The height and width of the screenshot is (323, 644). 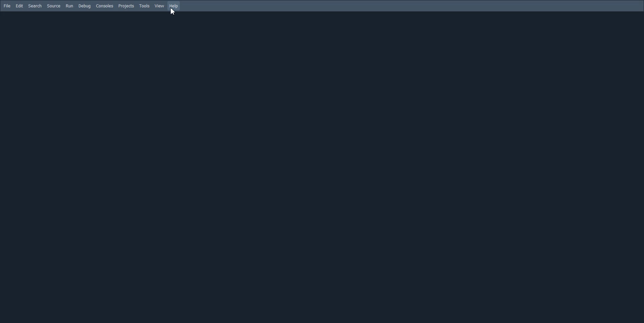 What do you see at coordinates (35, 6) in the screenshot?
I see `Search` at bounding box center [35, 6].